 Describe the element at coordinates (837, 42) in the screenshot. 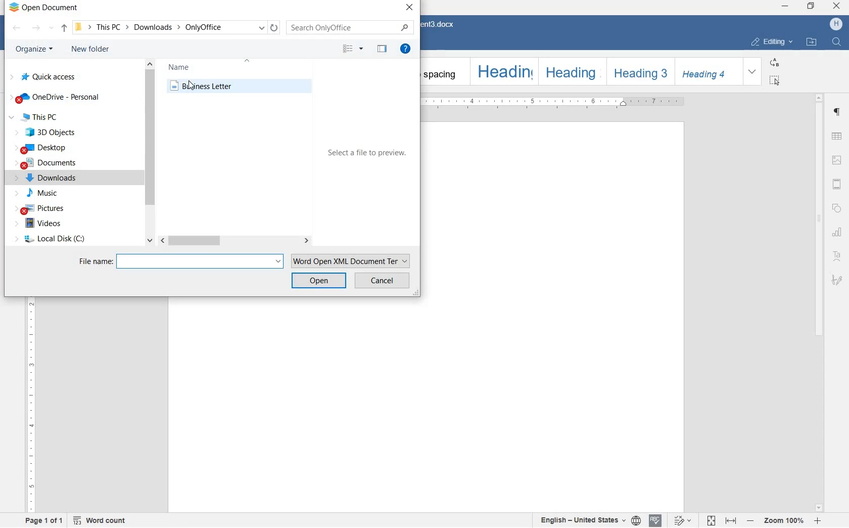

I see `find` at that location.